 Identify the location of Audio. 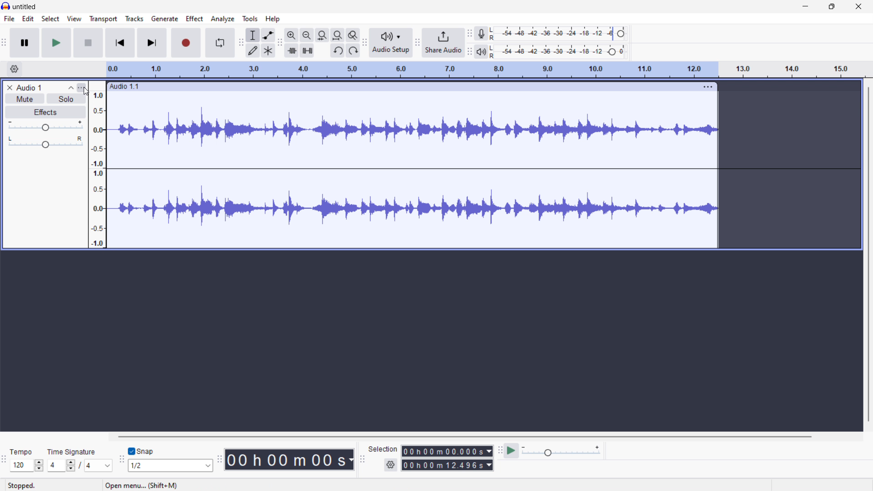
(29, 88).